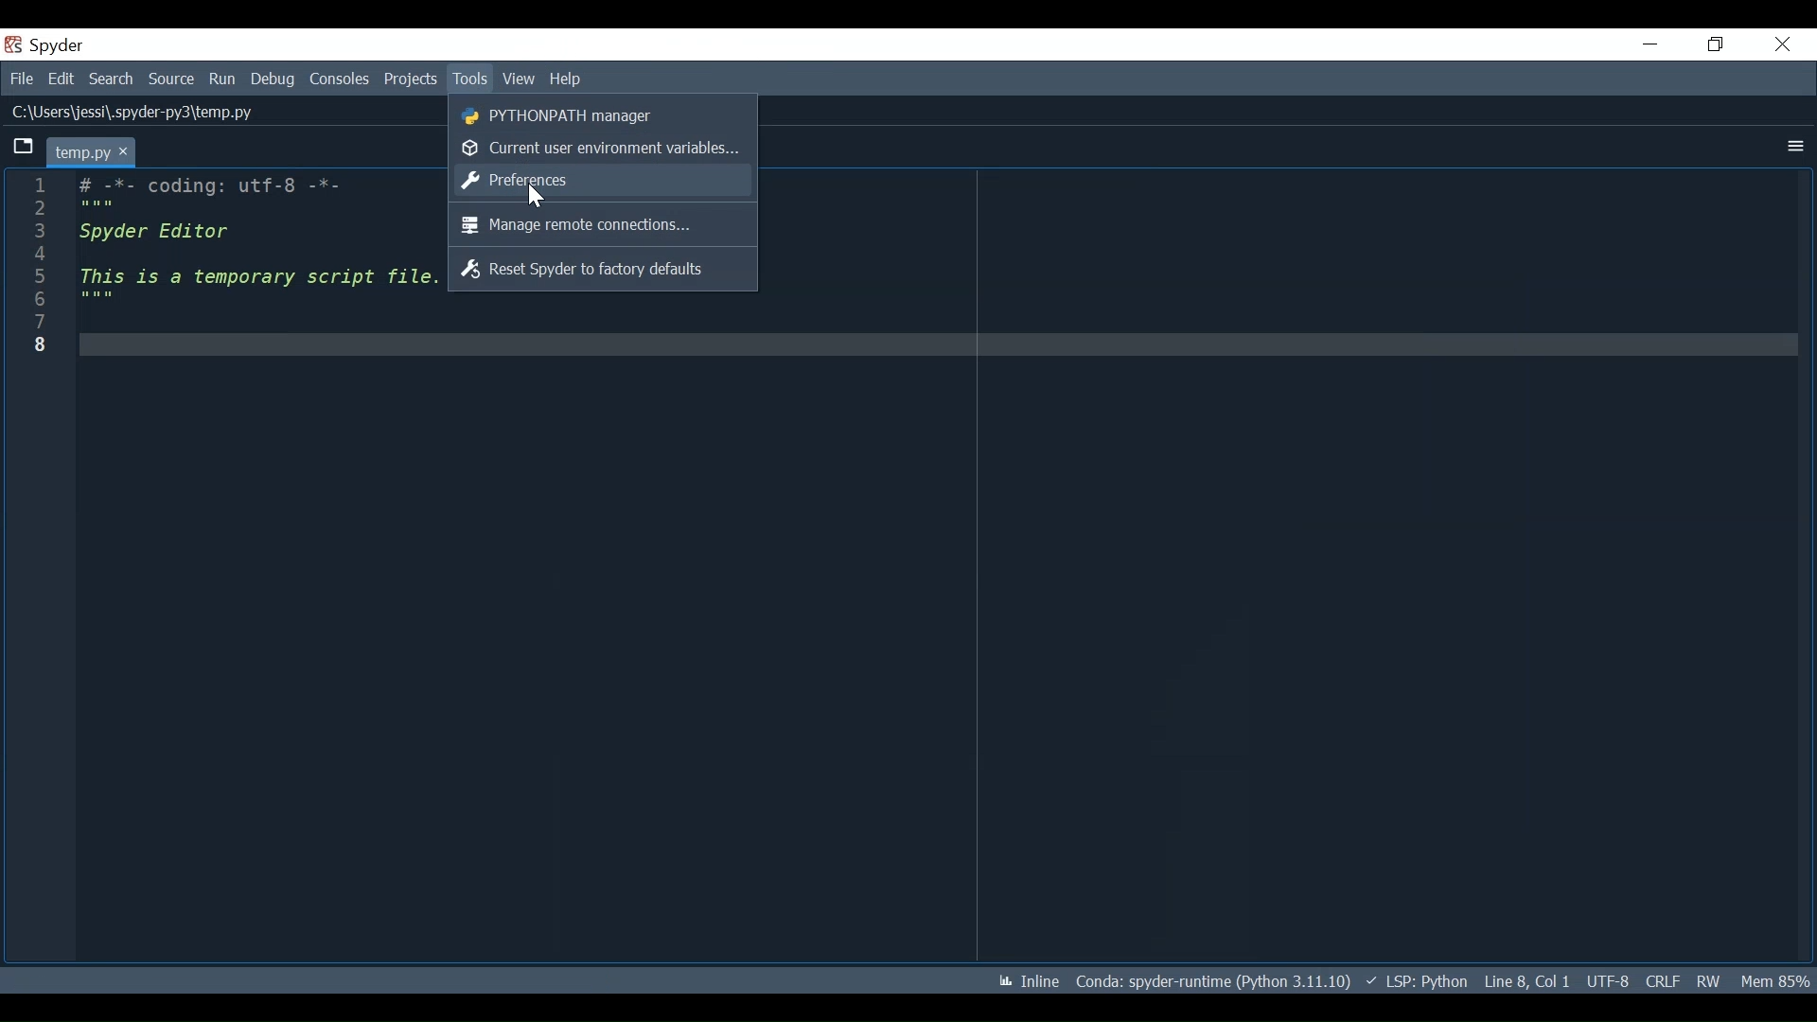  What do you see at coordinates (342, 81) in the screenshot?
I see `Consoles` at bounding box center [342, 81].